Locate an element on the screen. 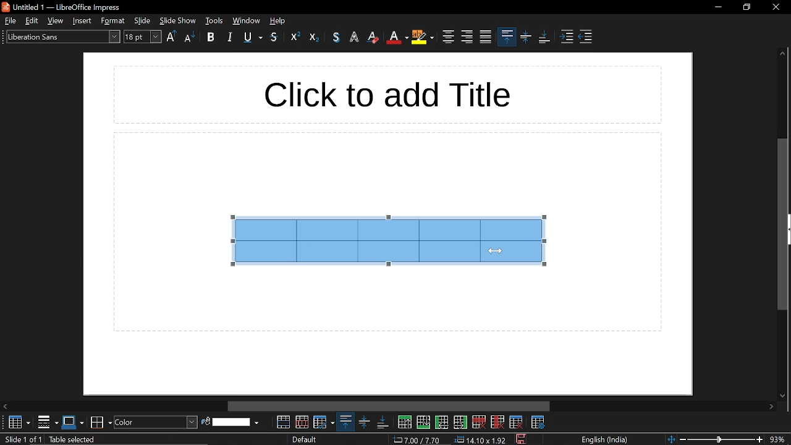 This screenshot has height=445, width=791. edit is located at coordinates (33, 20).